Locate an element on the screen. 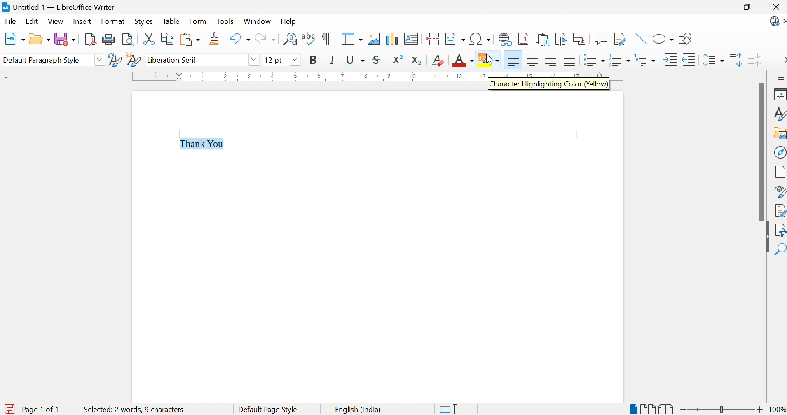 The width and height of the screenshot is (787, 415). Style Navigator is located at coordinates (778, 191).